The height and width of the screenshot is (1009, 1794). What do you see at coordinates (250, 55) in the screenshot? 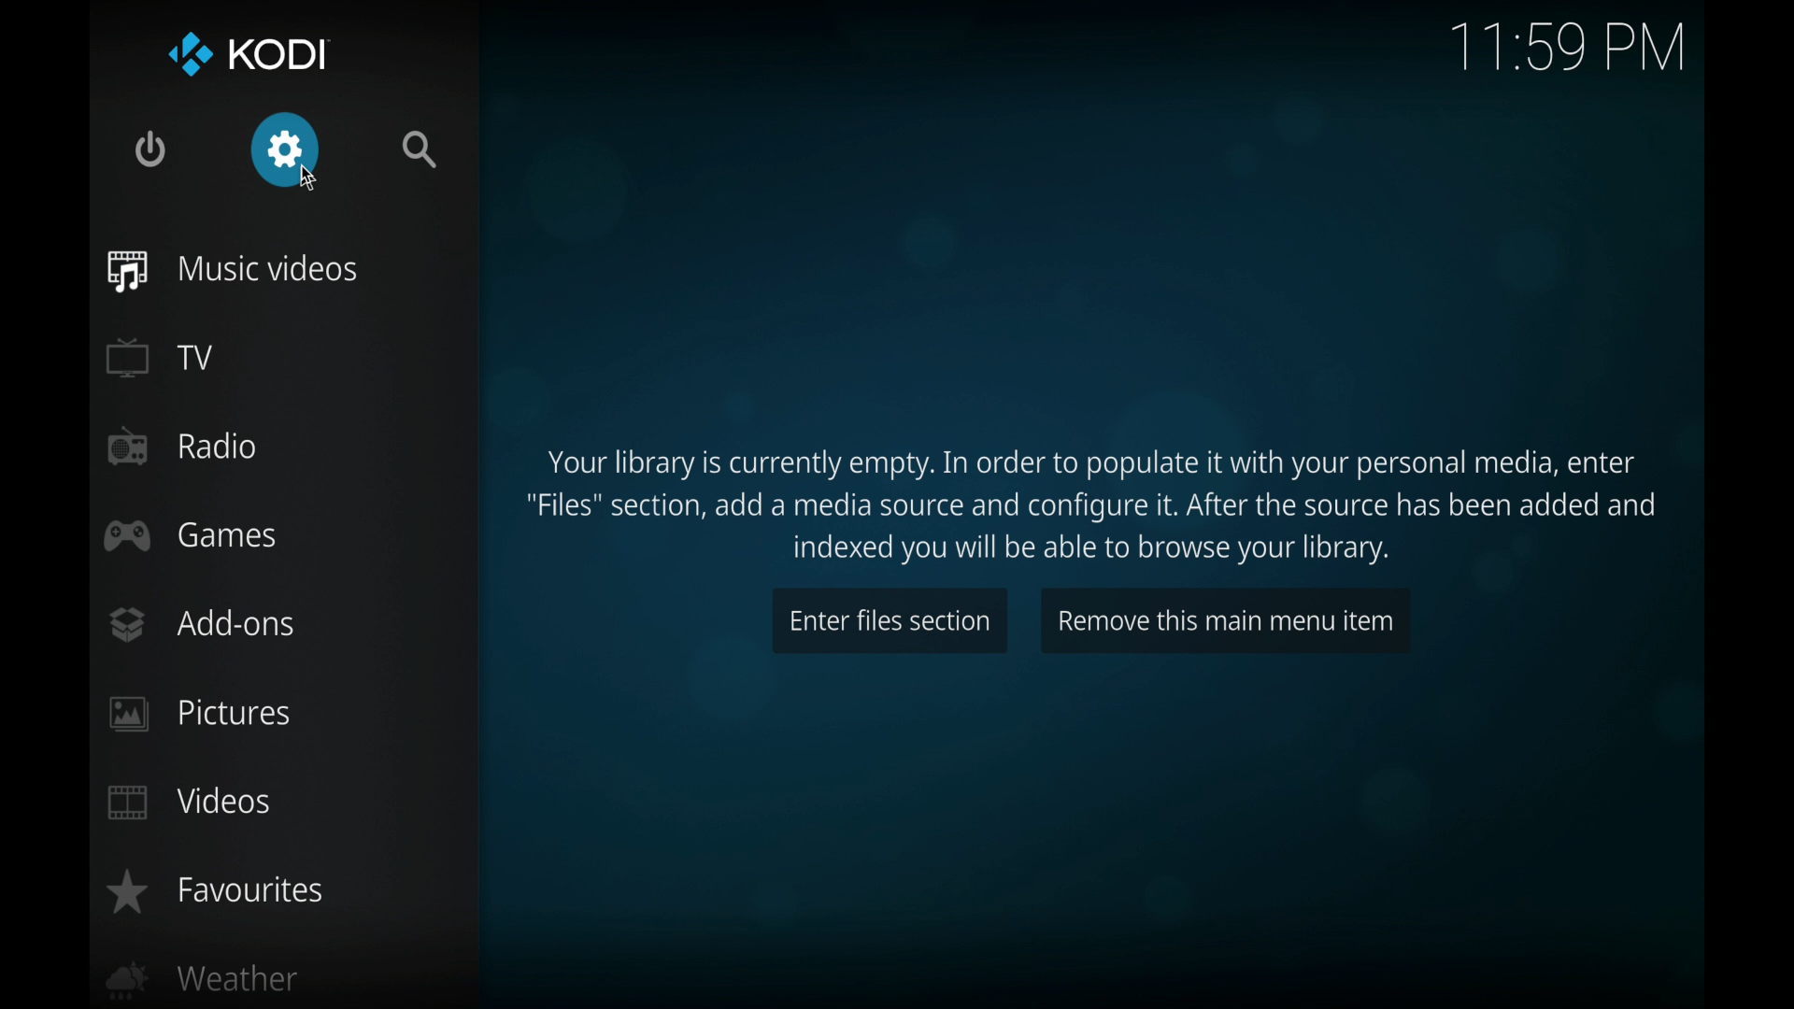
I see `kodi` at bounding box center [250, 55].